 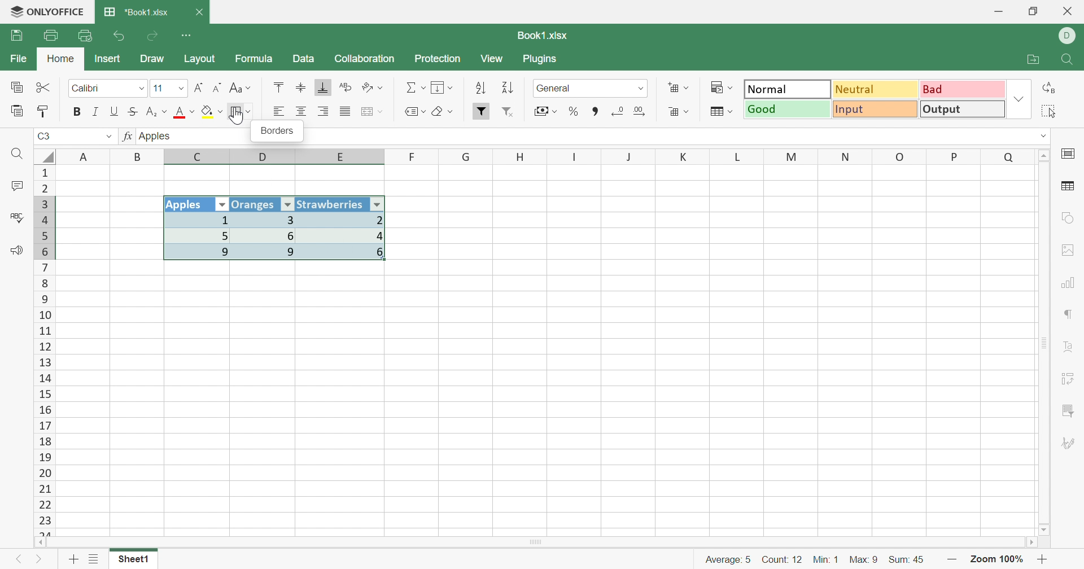 I want to click on 6, so click(x=348, y=256).